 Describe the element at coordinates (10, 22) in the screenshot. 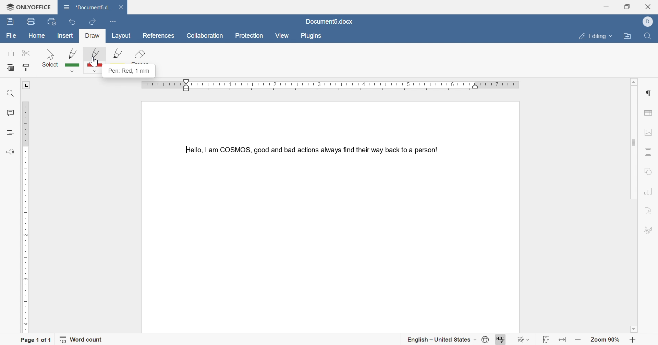

I see `save` at that location.